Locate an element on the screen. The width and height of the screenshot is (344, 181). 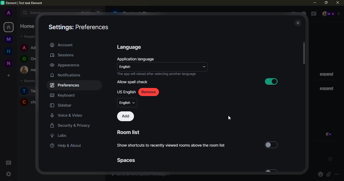
info is located at coordinates (157, 74).